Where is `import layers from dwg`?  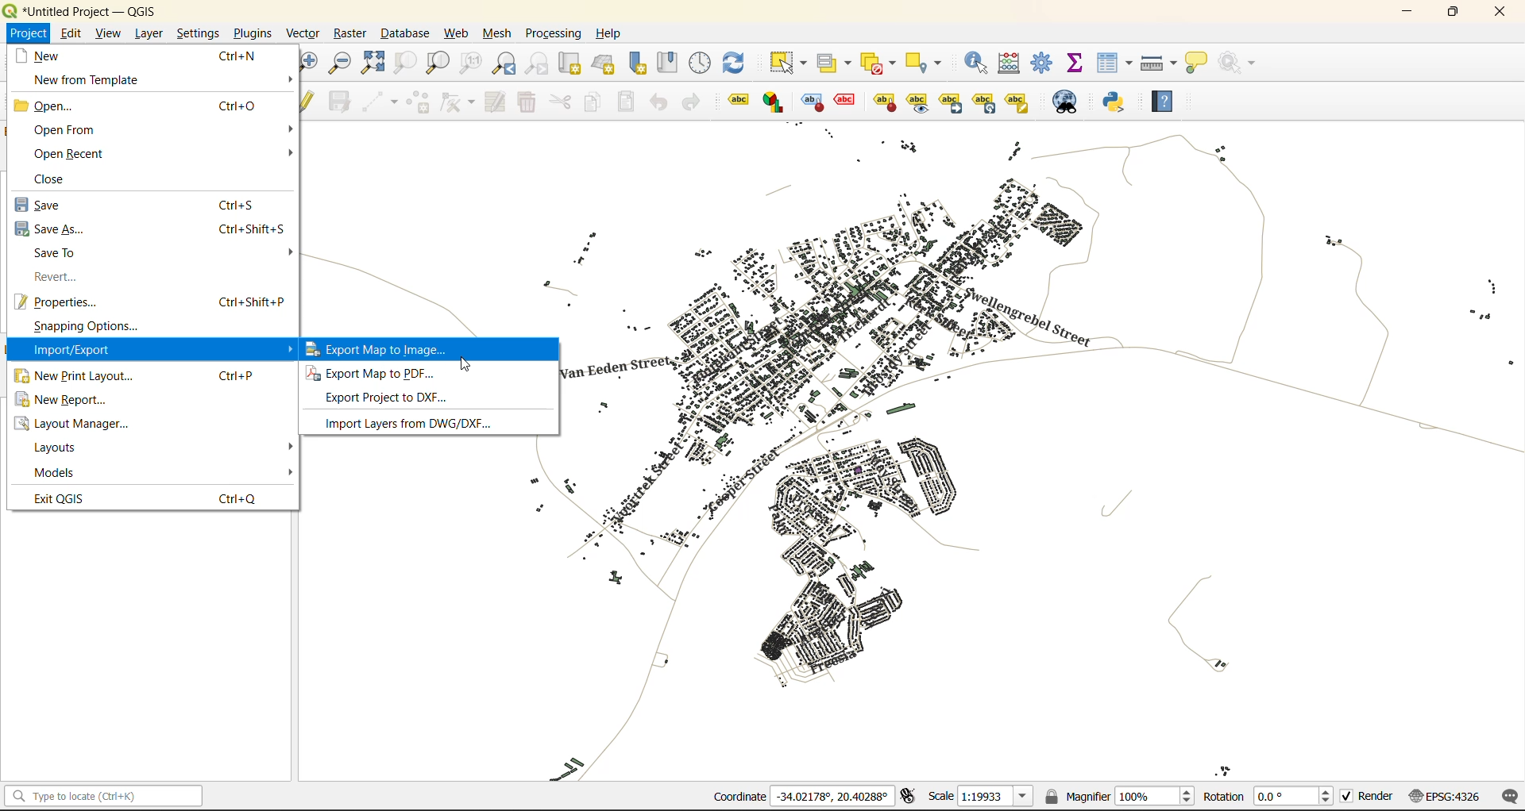
import layers from dwg is located at coordinates (414, 426).